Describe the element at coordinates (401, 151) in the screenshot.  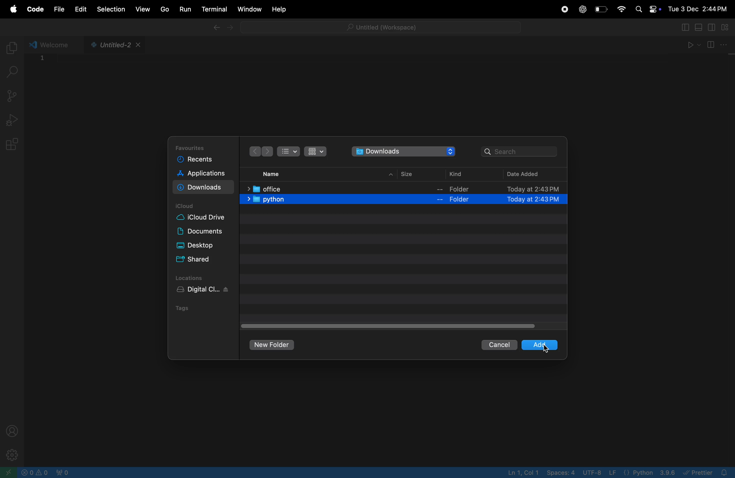
I see `downloads` at that location.